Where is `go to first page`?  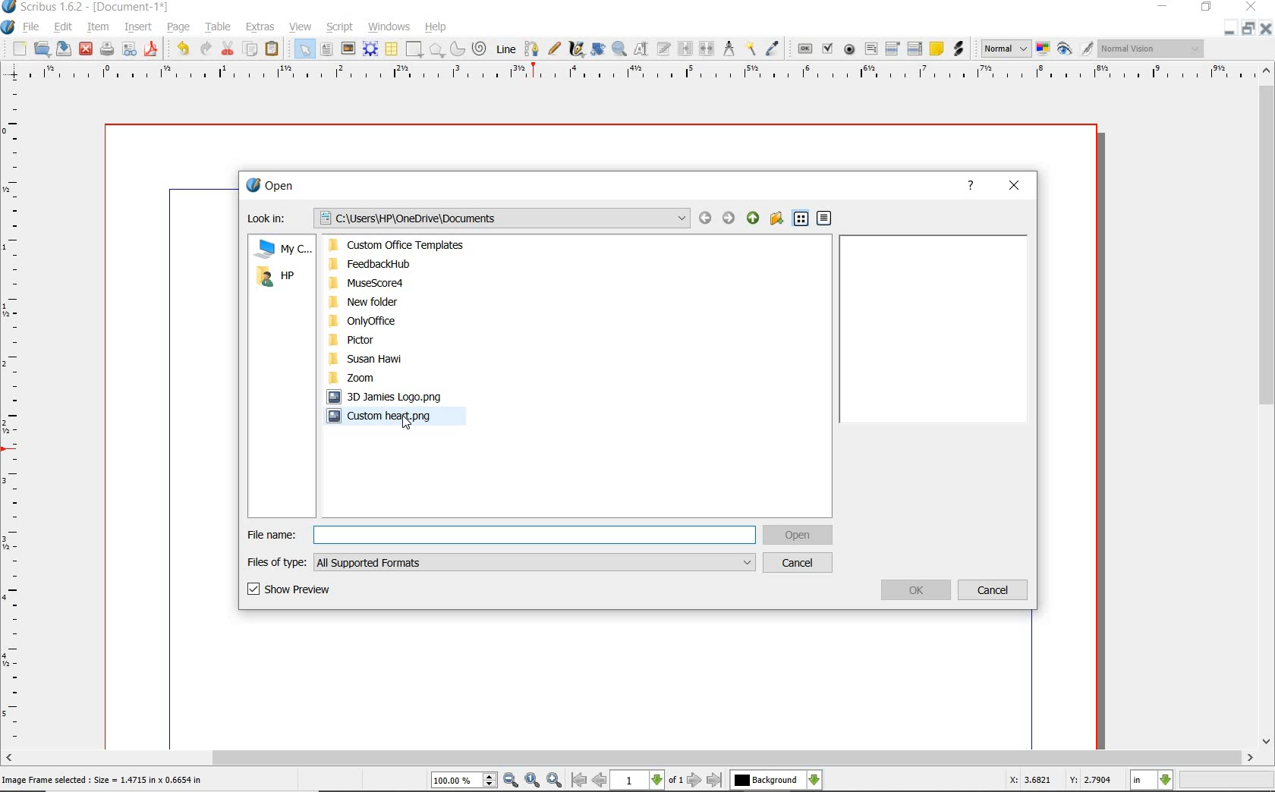
go to first page is located at coordinates (578, 781).